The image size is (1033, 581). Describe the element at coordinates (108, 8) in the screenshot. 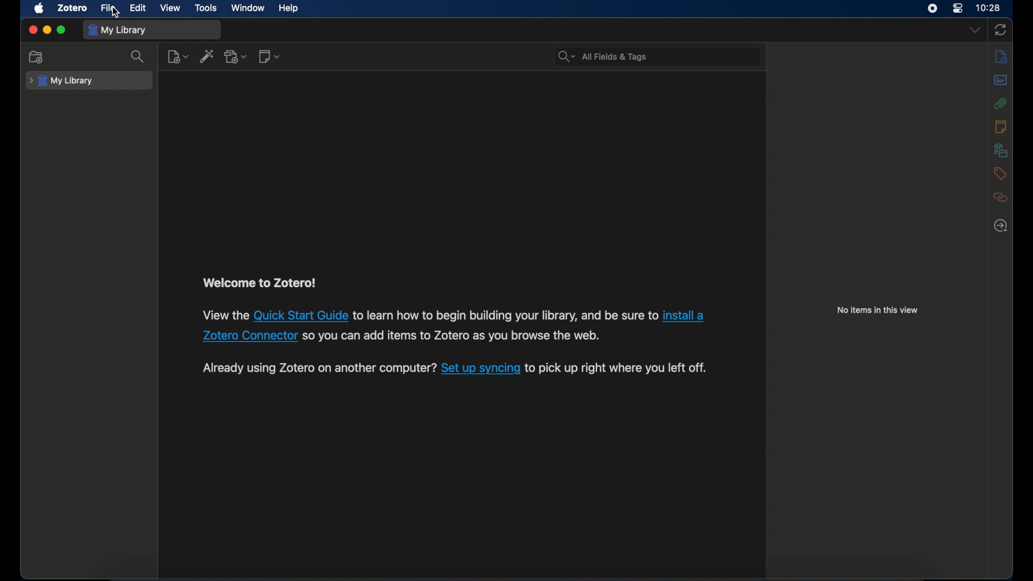

I see `file` at that location.